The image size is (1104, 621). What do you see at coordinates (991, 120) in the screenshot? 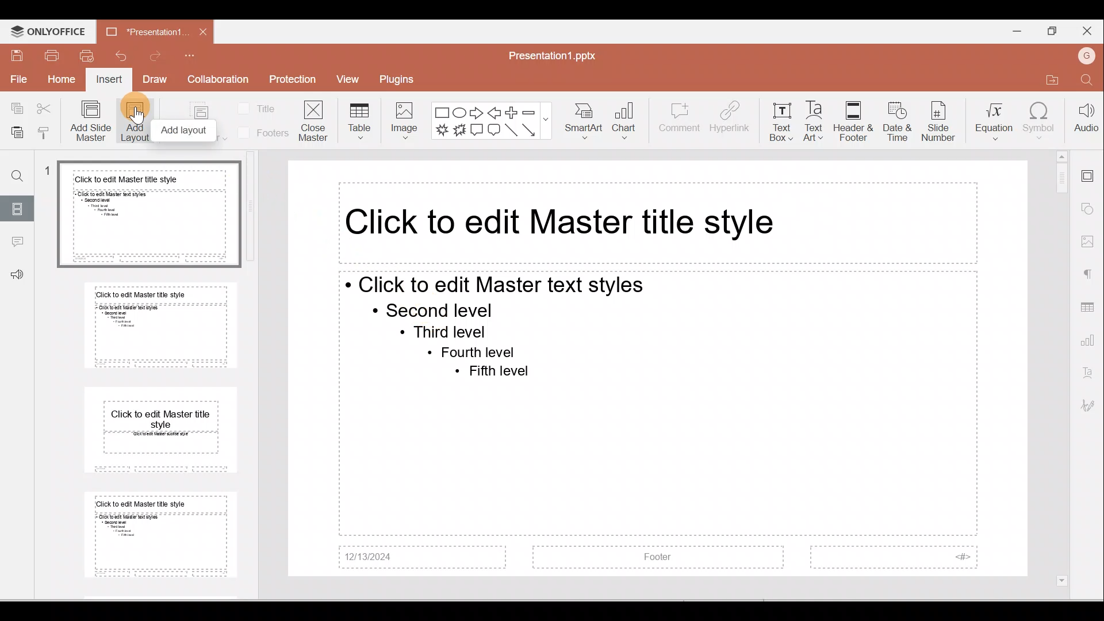
I see `Equation` at bounding box center [991, 120].